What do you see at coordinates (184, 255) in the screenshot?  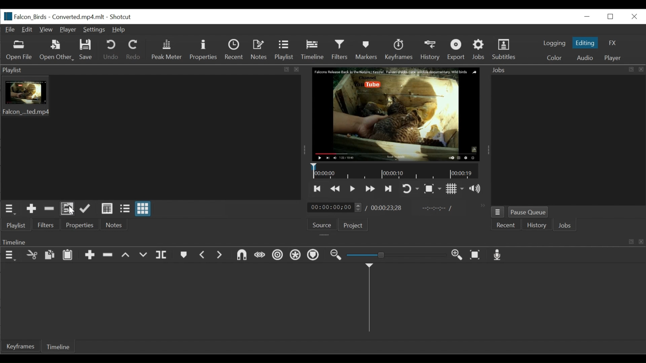 I see `Markers` at bounding box center [184, 255].